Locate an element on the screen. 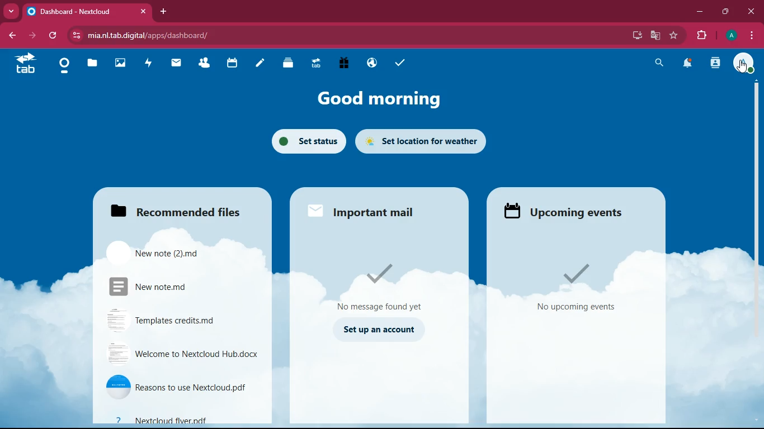  mail is located at coordinates (177, 63).